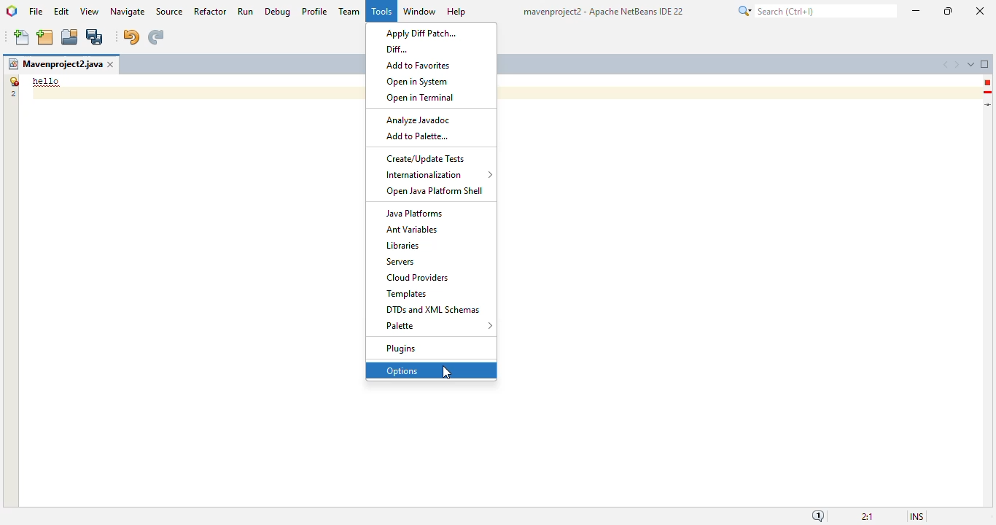 The height and width of the screenshot is (525, 996). What do you see at coordinates (815, 11) in the screenshot?
I see `search` at bounding box center [815, 11].